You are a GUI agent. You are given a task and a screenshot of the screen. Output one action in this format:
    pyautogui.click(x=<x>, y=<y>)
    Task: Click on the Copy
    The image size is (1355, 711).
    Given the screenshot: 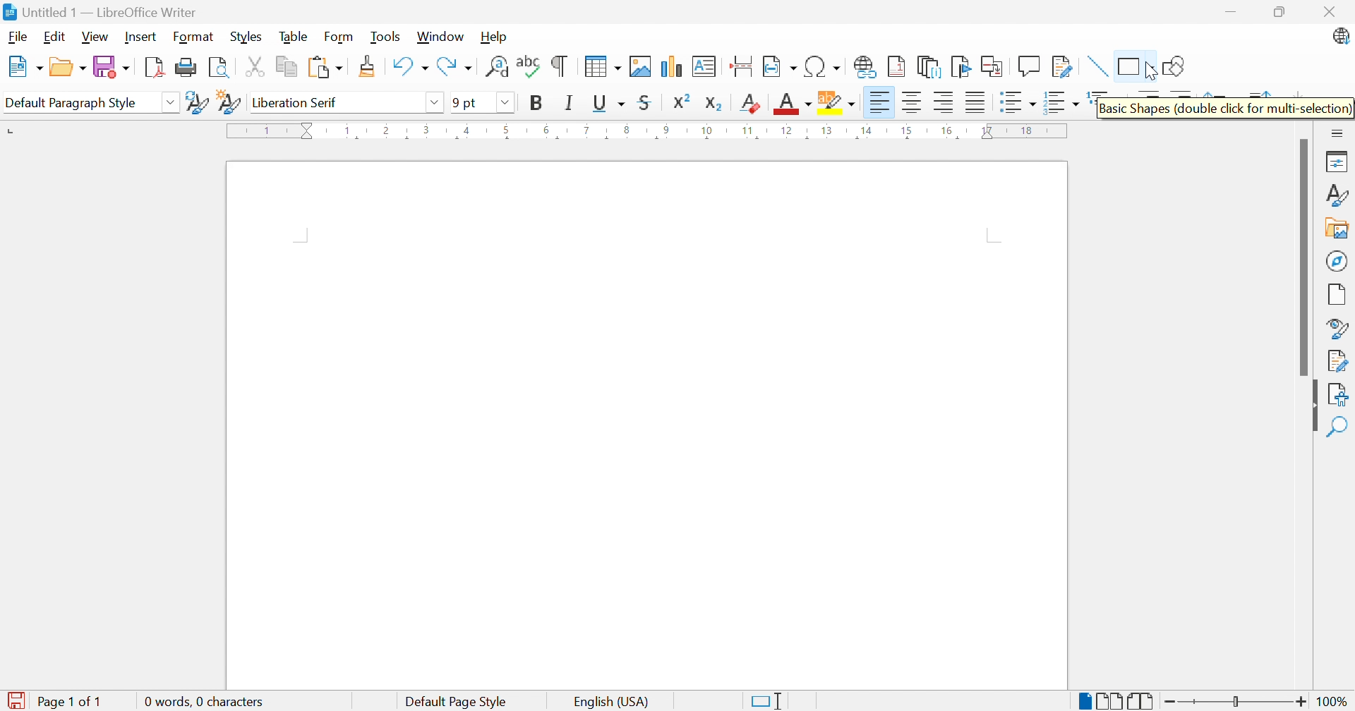 What is the action you would take?
    pyautogui.click(x=287, y=68)
    